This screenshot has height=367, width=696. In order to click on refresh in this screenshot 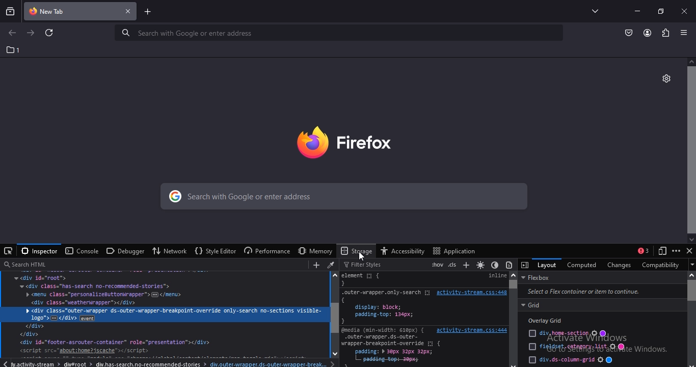, I will do `click(50, 34)`.